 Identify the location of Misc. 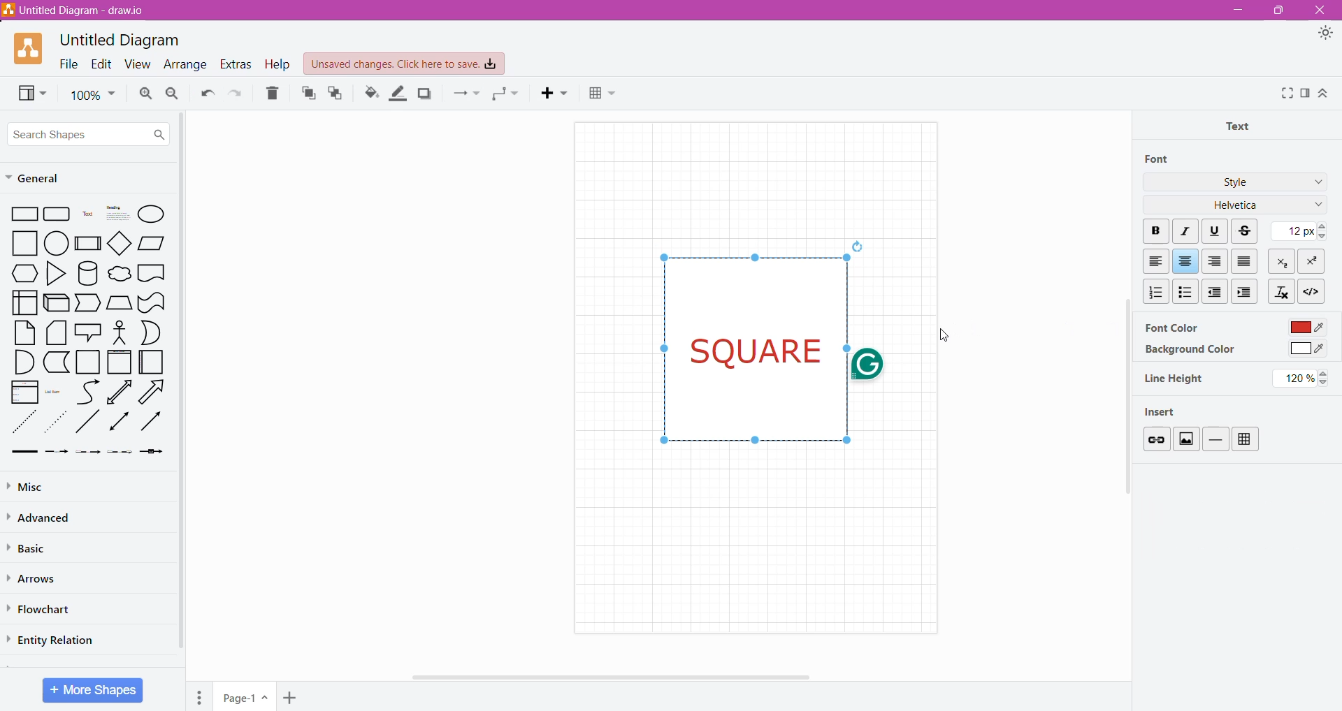
(42, 485).